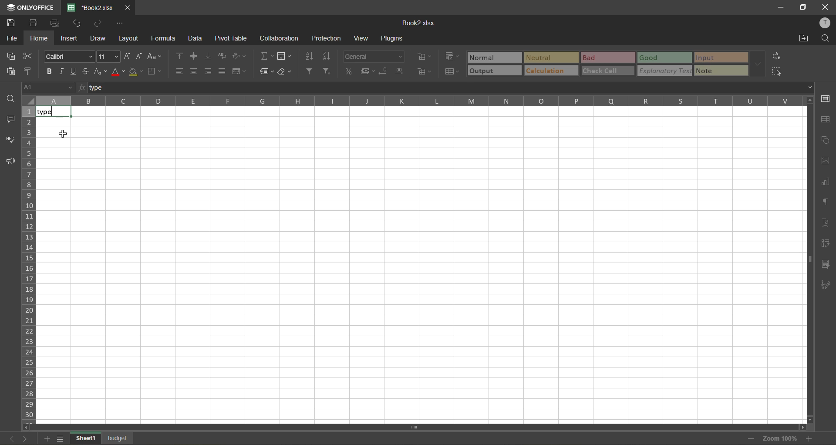 This screenshot has width=836, height=445. I want to click on bad, so click(606, 57).